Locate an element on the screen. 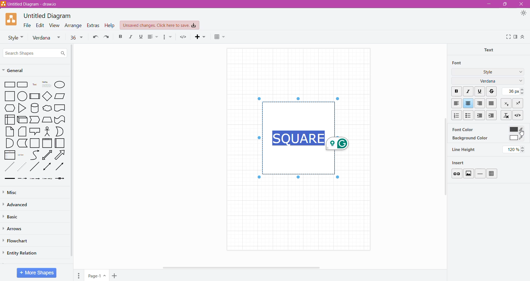  Font Color is located at coordinates (462, 129).